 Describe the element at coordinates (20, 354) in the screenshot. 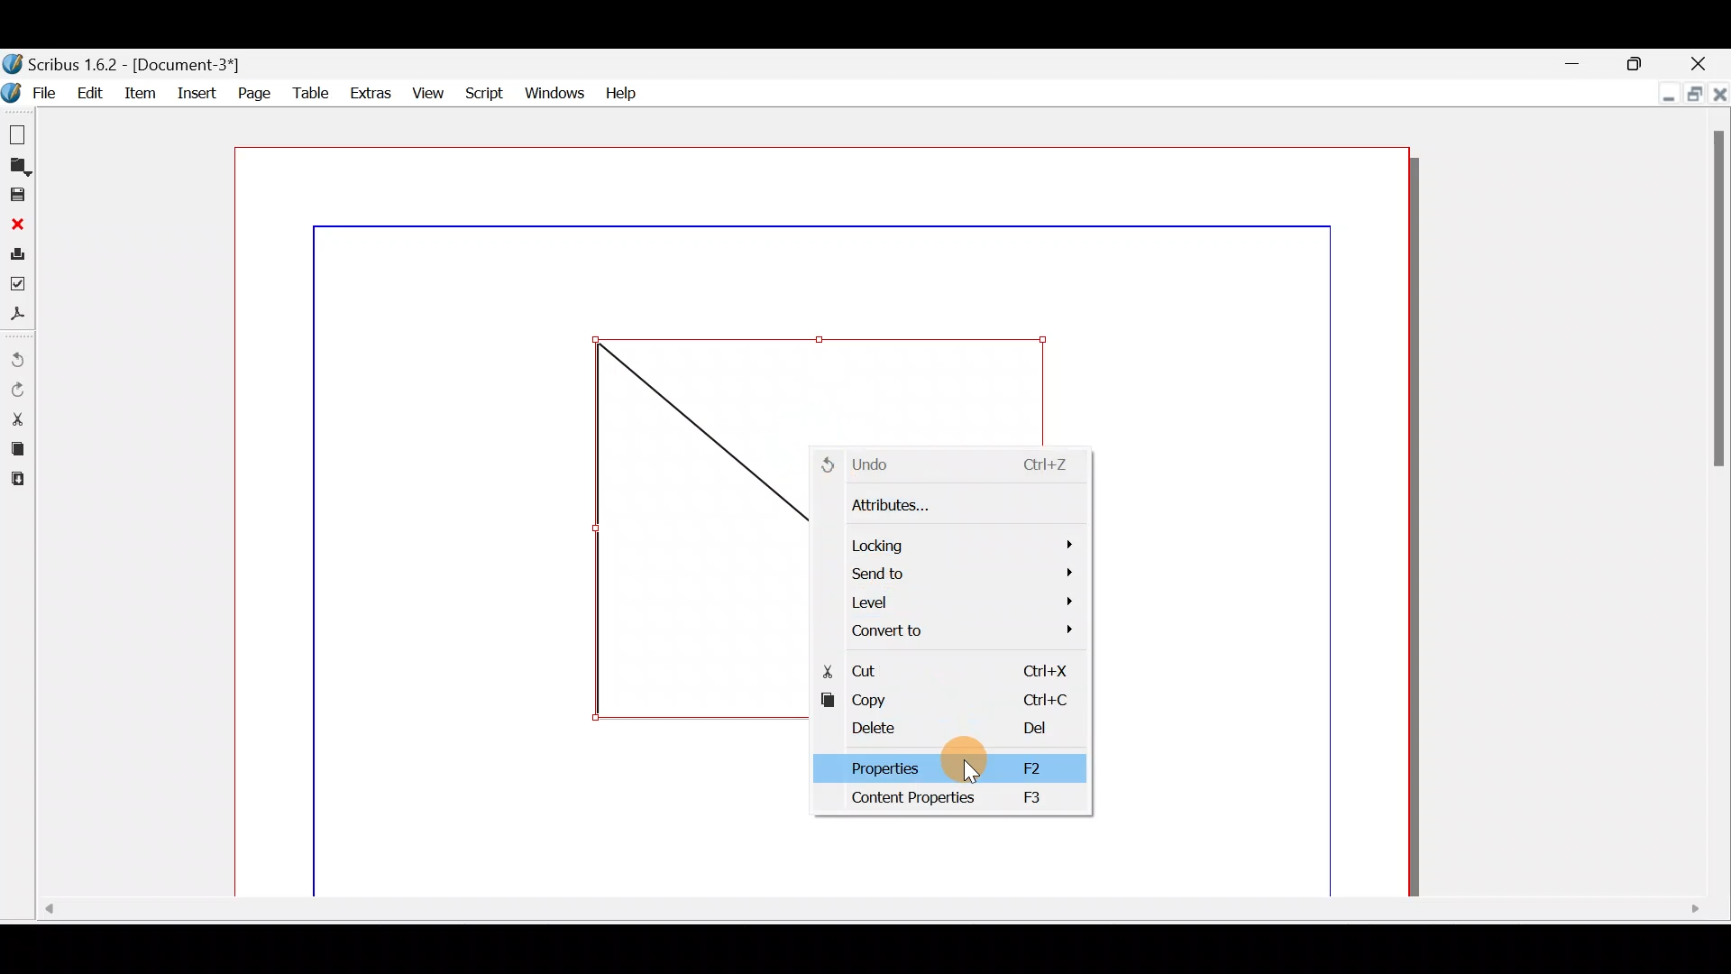

I see `Undo` at that location.